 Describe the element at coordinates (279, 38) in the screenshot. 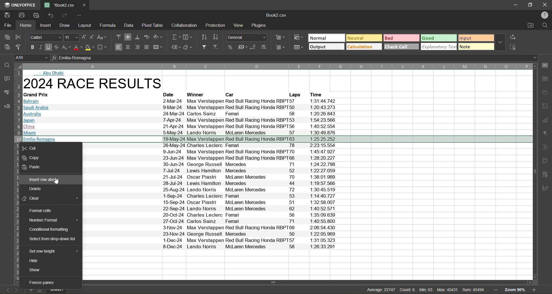

I see `insert cells` at that location.